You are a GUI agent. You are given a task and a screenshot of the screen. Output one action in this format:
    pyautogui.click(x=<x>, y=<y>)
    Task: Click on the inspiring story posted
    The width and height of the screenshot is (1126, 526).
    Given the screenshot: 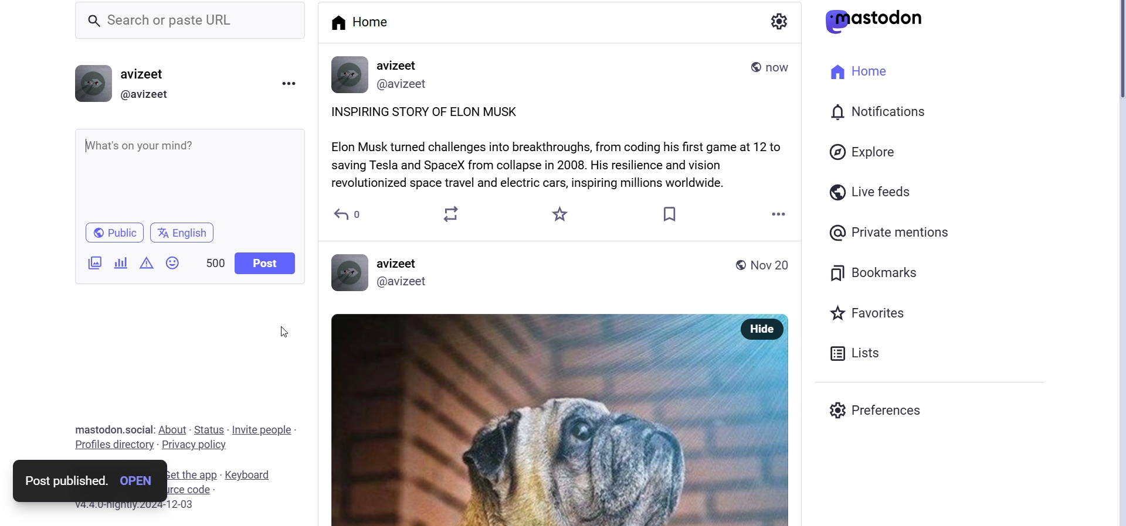 What is the action you would take?
    pyautogui.click(x=561, y=147)
    